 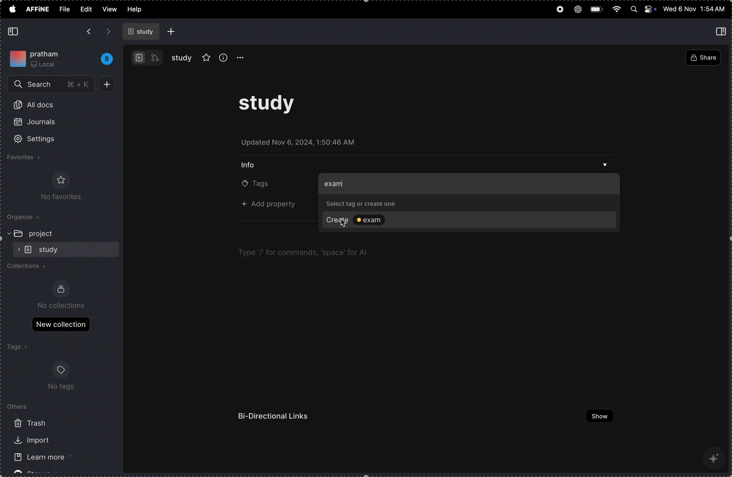 I want to click on work bench, so click(x=147, y=57).